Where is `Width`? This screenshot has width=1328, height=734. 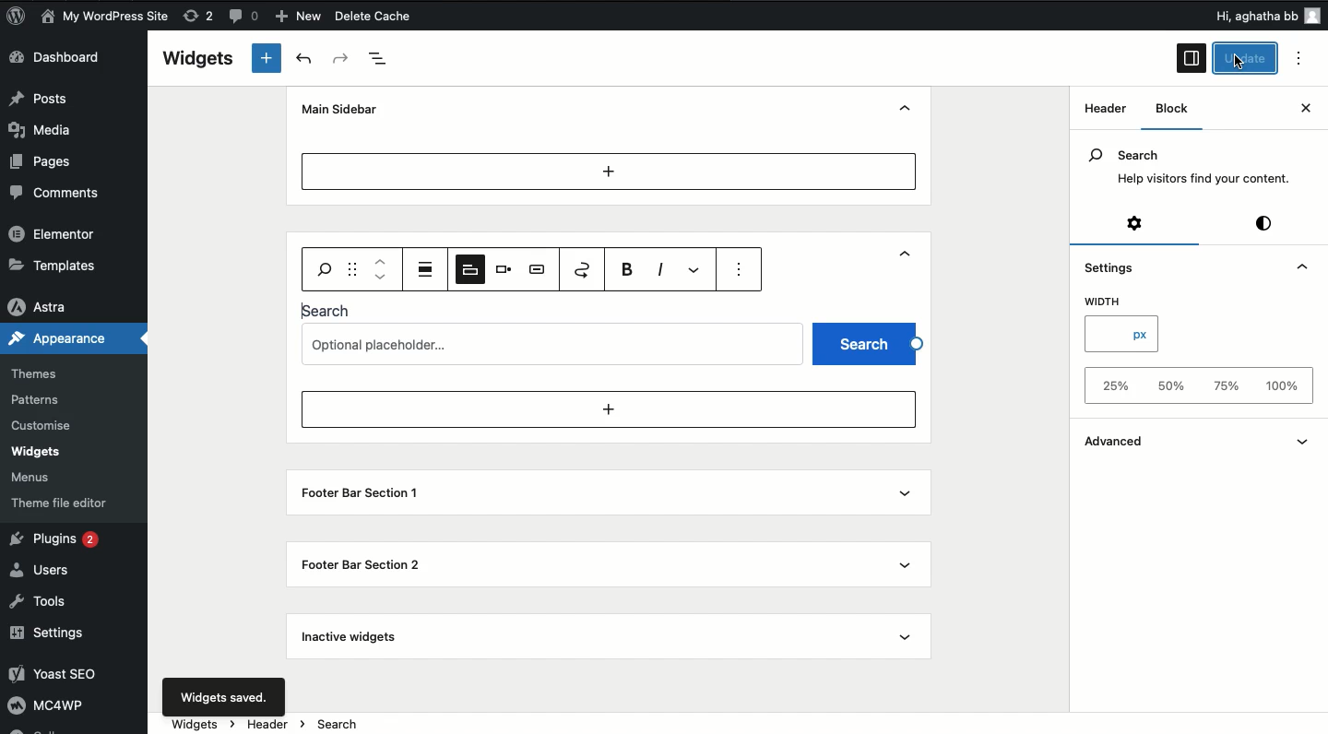
Width is located at coordinates (1108, 302).